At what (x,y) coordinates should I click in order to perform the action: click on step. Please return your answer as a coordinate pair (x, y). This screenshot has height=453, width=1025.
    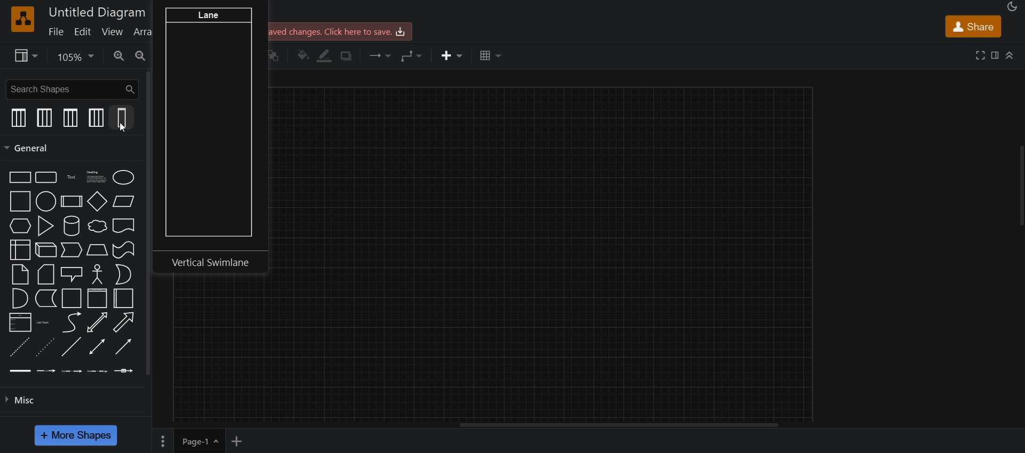
    Looking at the image, I should click on (72, 250).